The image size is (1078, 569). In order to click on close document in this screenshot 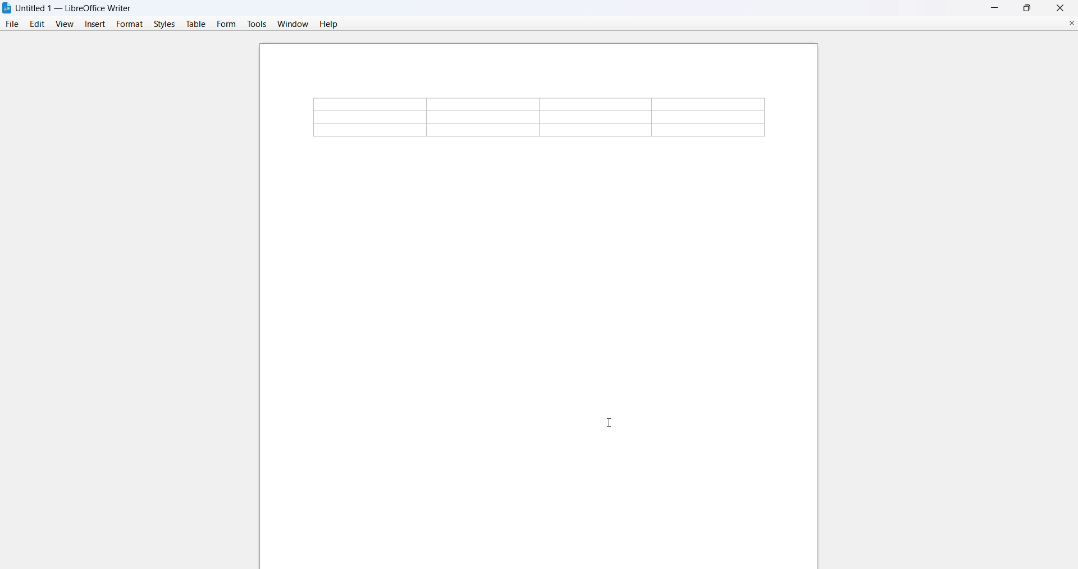, I will do `click(1067, 22)`.